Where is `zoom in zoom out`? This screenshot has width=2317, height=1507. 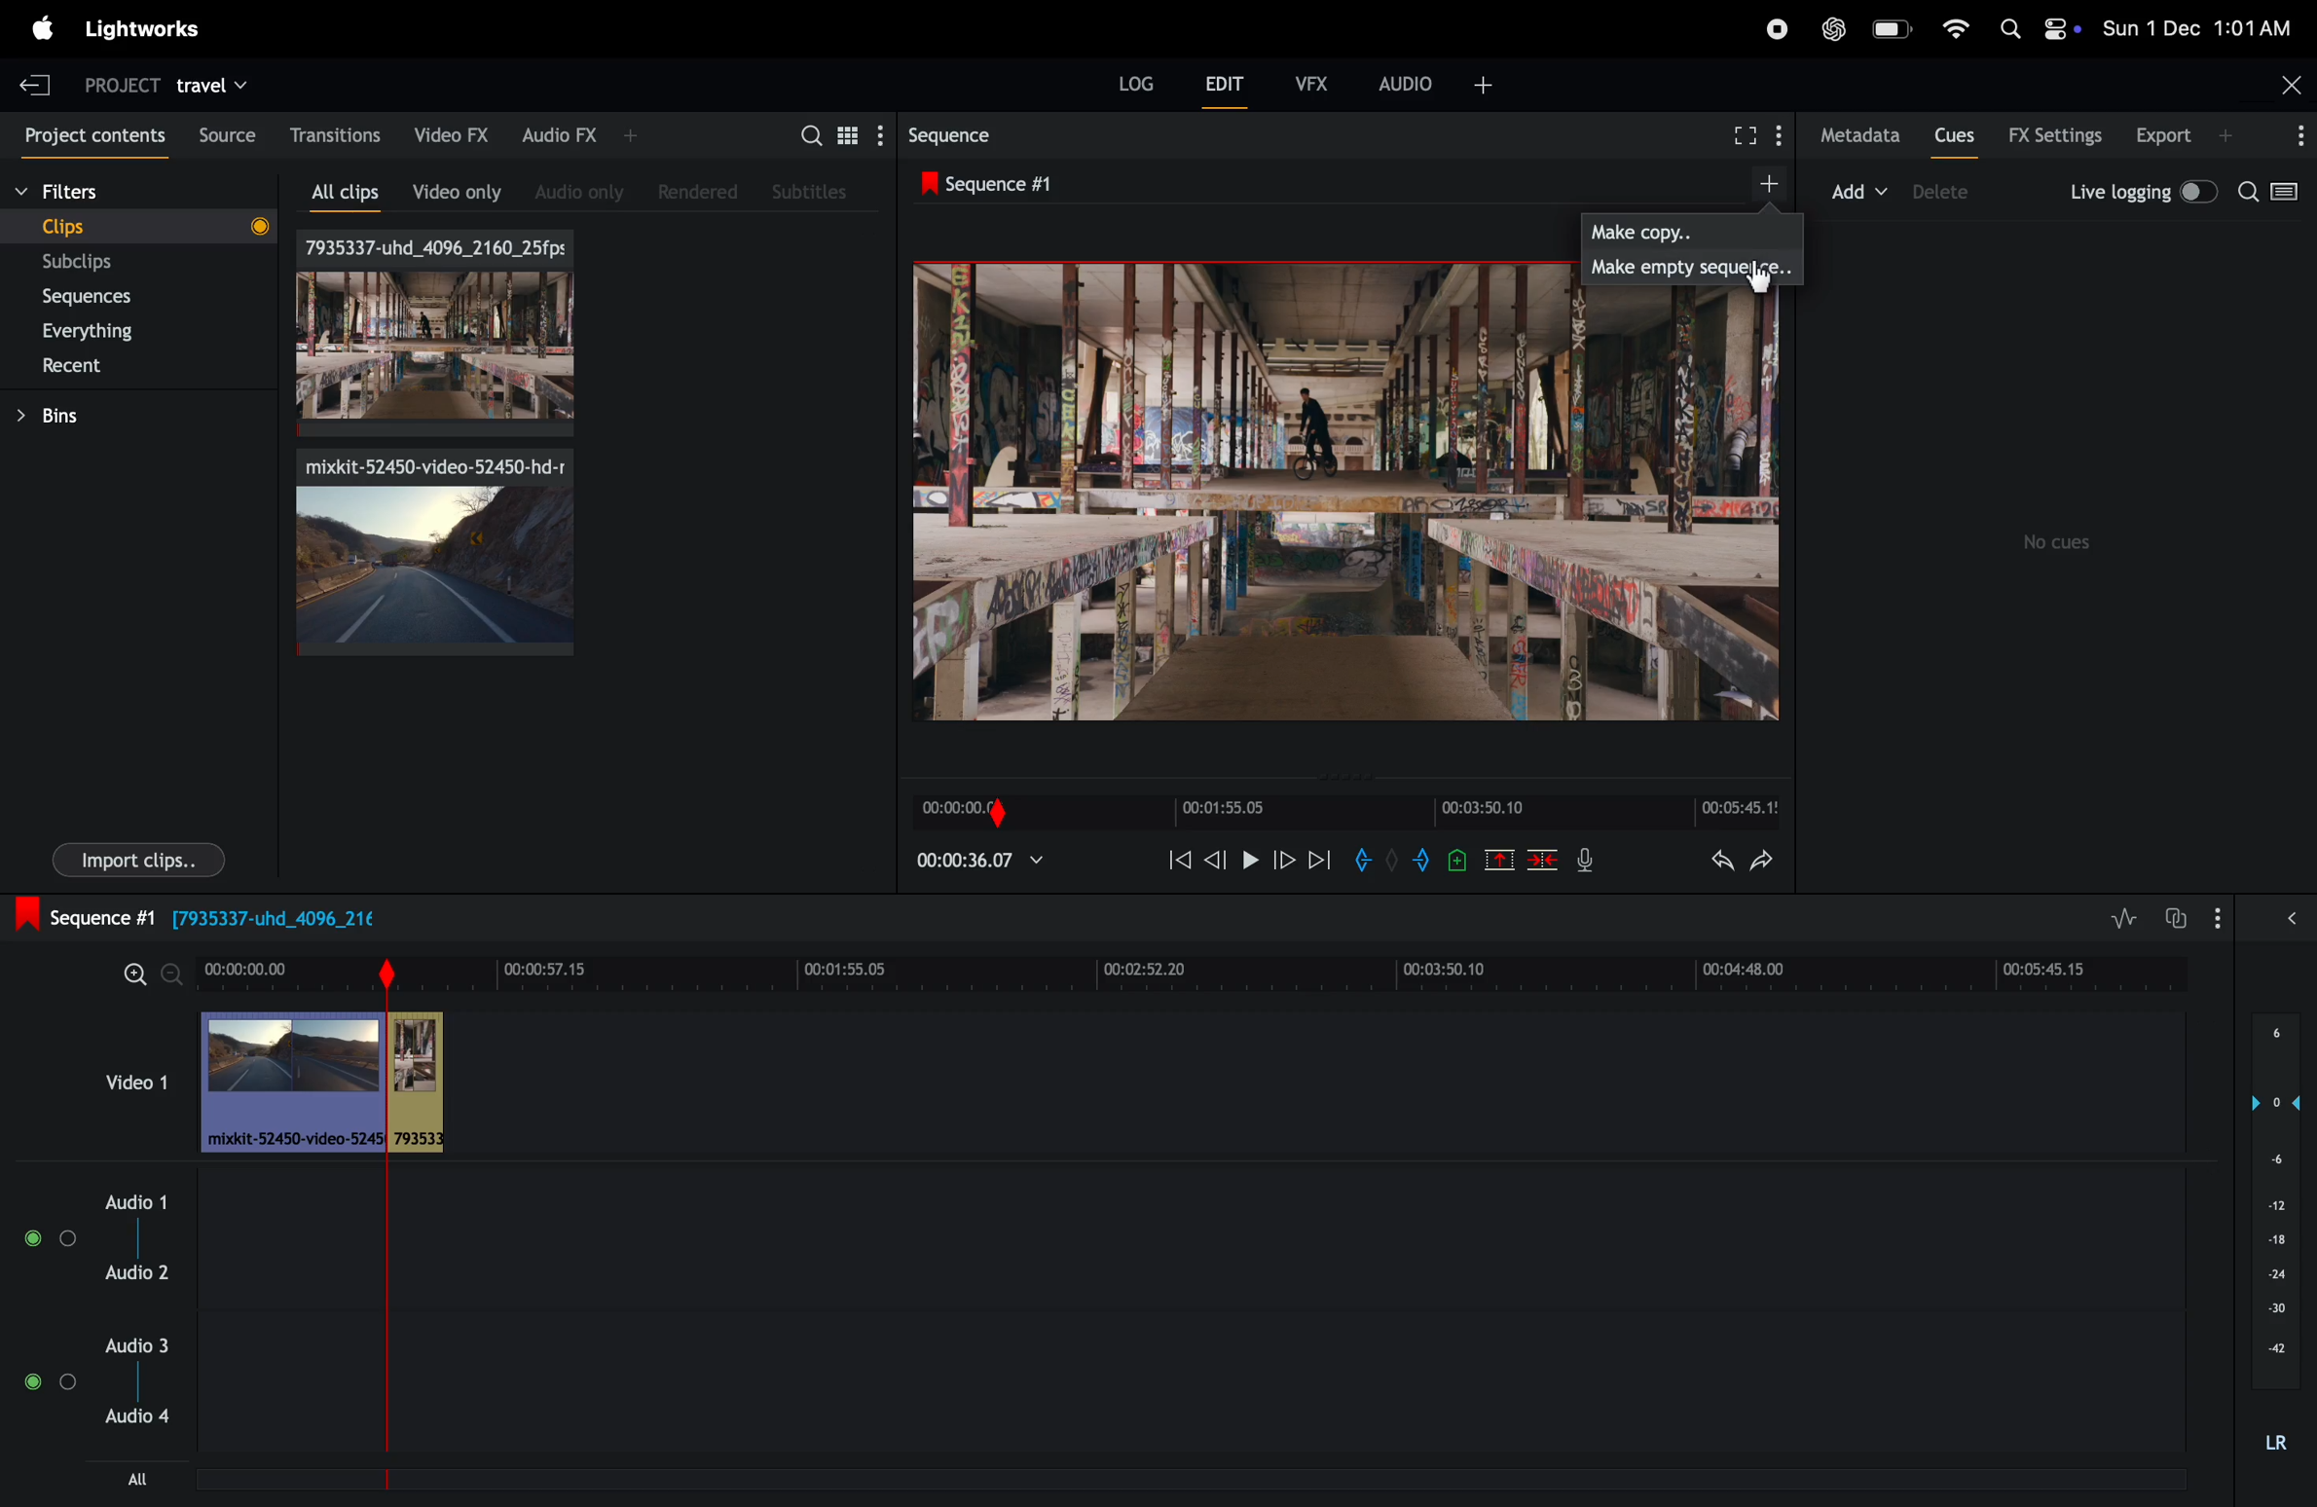 zoom in zoom out is located at coordinates (150, 972).